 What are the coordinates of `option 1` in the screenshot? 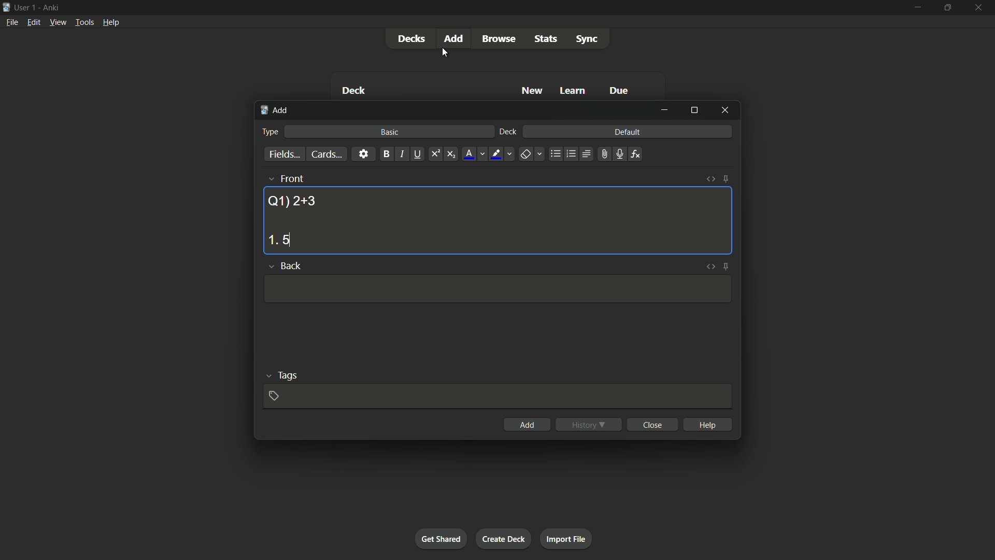 It's located at (279, 240).